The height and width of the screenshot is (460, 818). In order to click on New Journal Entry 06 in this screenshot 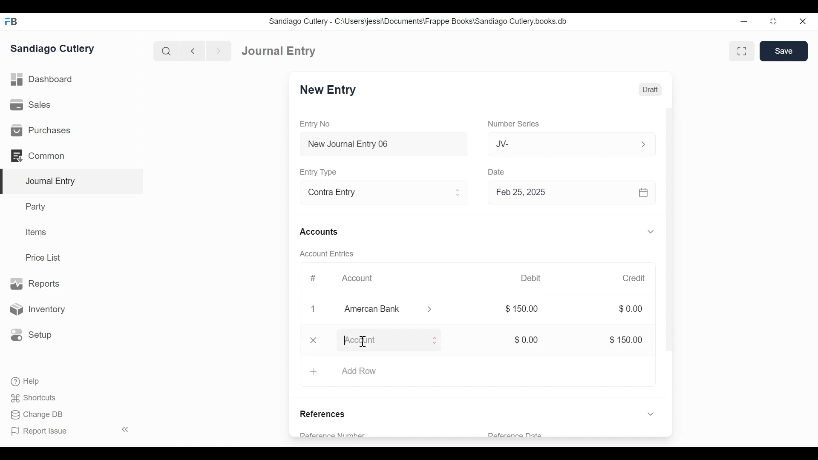, I will do `click(382, 145)`.